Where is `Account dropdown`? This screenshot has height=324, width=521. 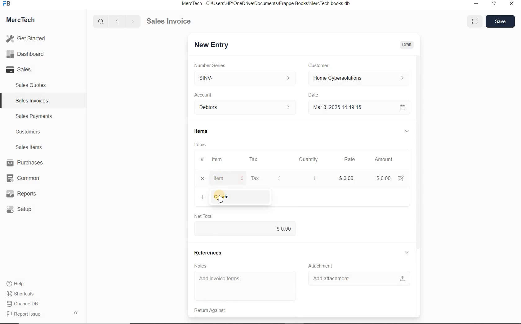 Account dropdown is located at coordinates (246, 108).